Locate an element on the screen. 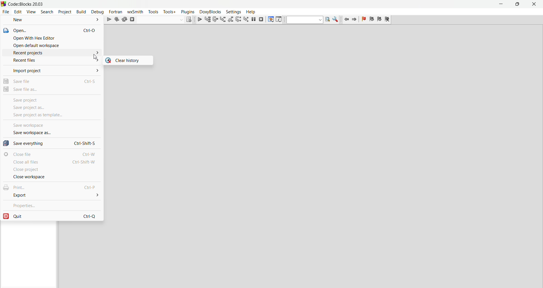 Image resolution: width=543 pixels, height=288 pixels. settings is located at coordinates (233, 11).